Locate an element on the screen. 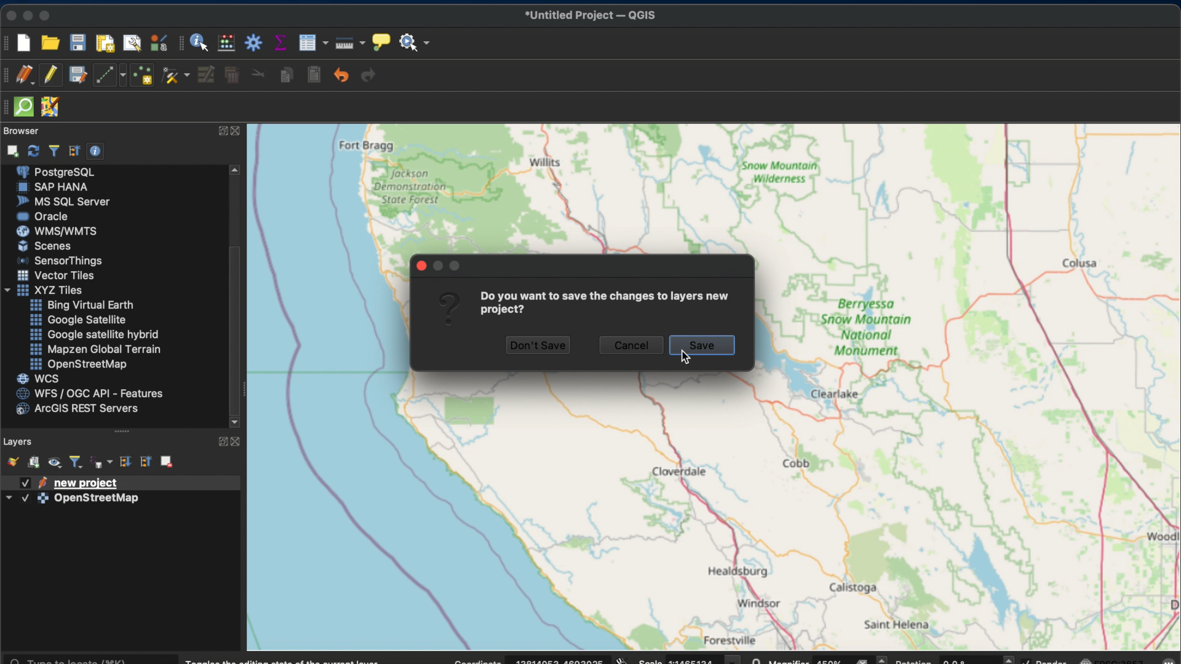 Image resolution: width=1181 pixels, height=664 pixels. inactive maximize button is located at coordinates (456, 266).